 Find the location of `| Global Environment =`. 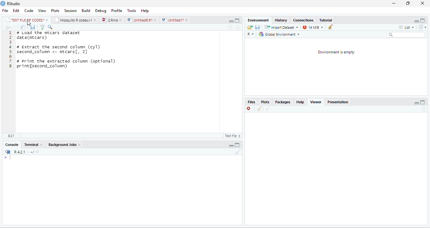

| Global Environment = is located at coordinates (279, 34).